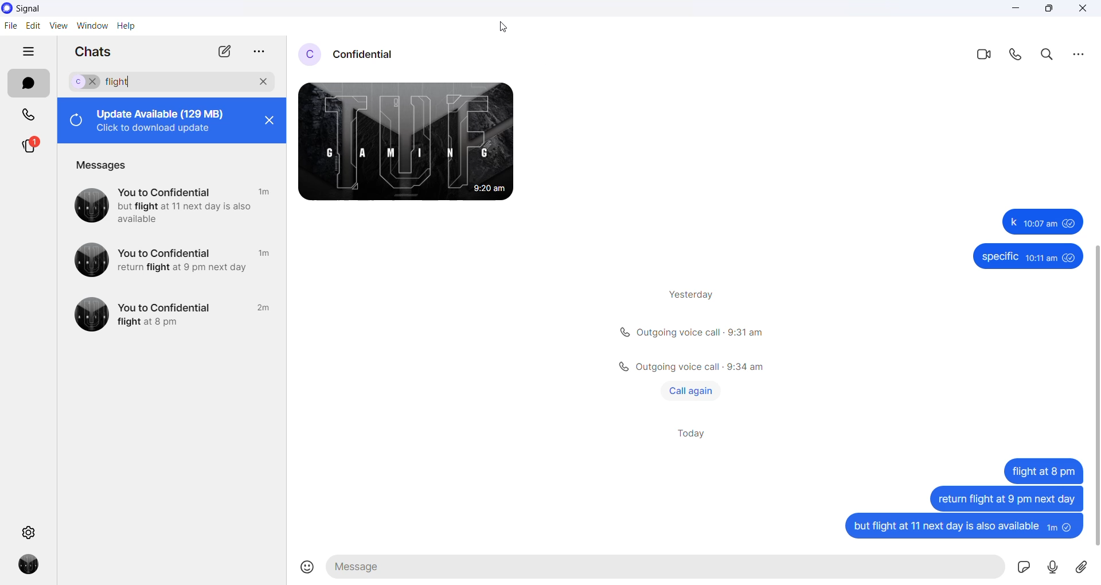 Image resolution: width=1101 pixels, height=585 pixels. What do you see at coordinates (174, 204) in the screenshot?
I see `messages with keyword` at bounding box center [174, 204].